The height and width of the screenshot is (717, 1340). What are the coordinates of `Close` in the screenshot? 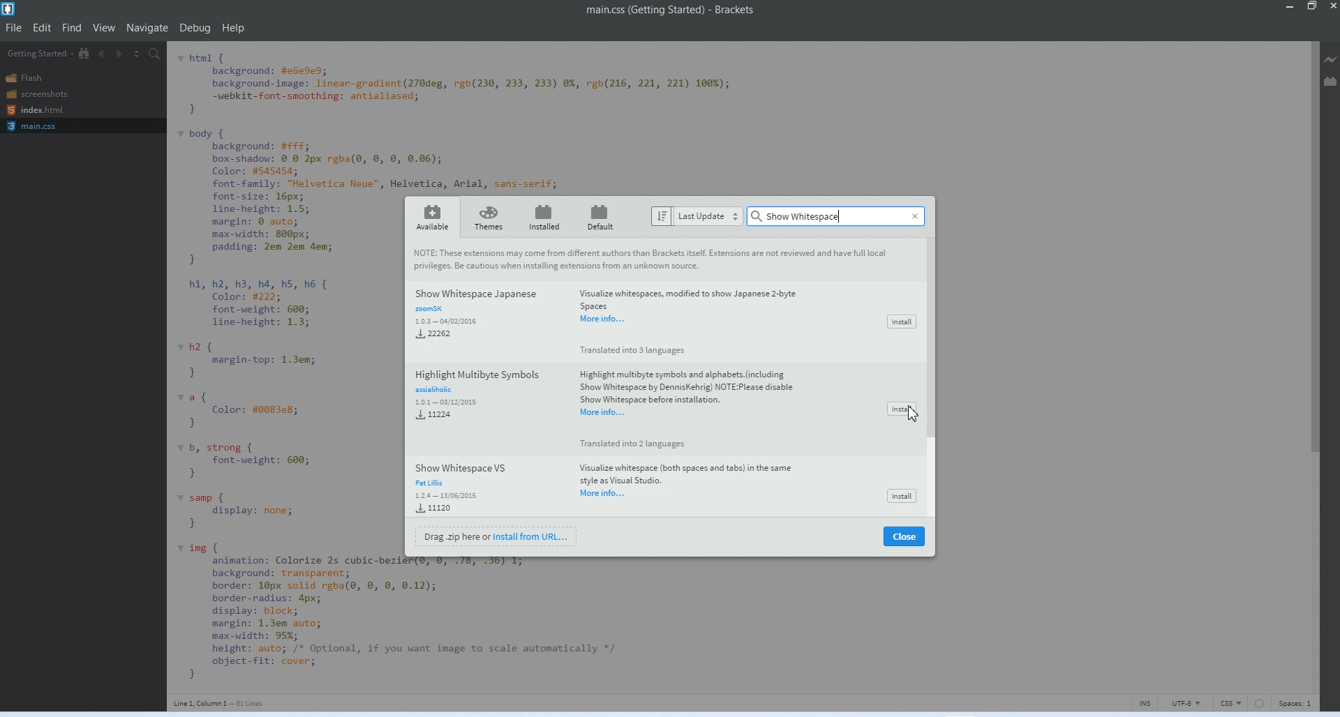 It's located at (916, 216).